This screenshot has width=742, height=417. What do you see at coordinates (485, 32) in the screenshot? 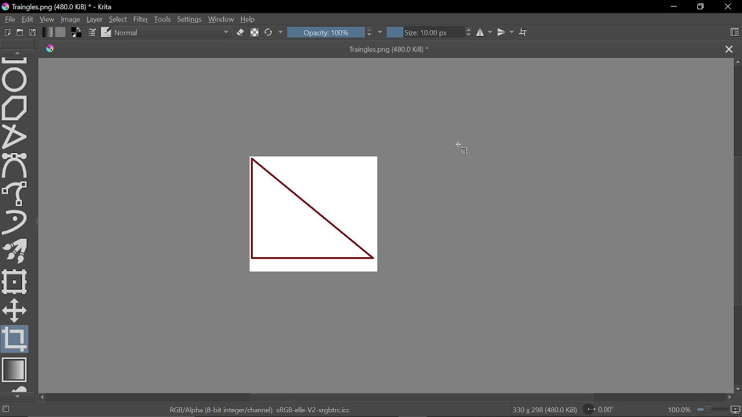
I see `Horizontal mirror tool` at bounding box center [485, 32].